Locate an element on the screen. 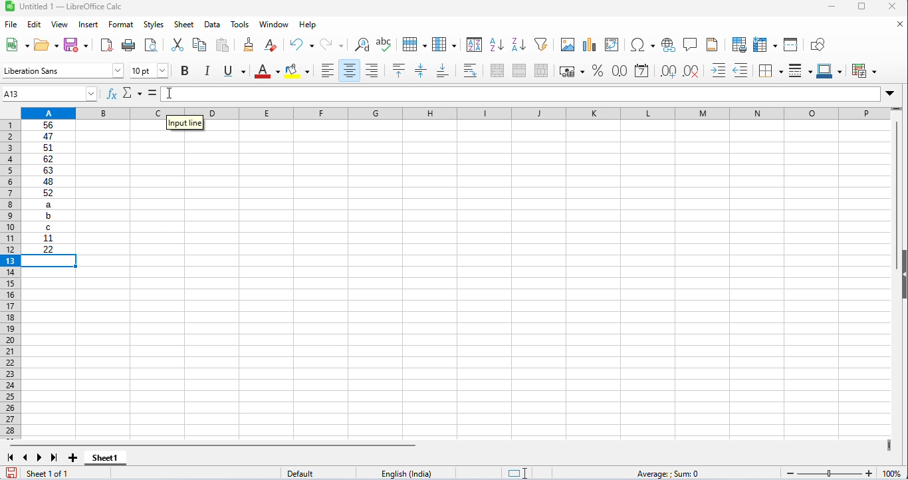  sort is located at coordinates (475, 45).